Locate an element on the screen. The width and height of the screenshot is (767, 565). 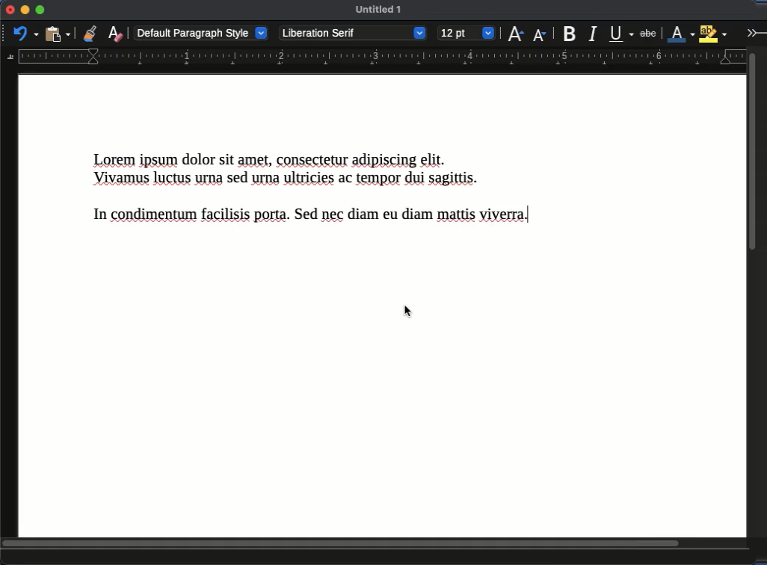
scroll is located at coordinates (757, 291).